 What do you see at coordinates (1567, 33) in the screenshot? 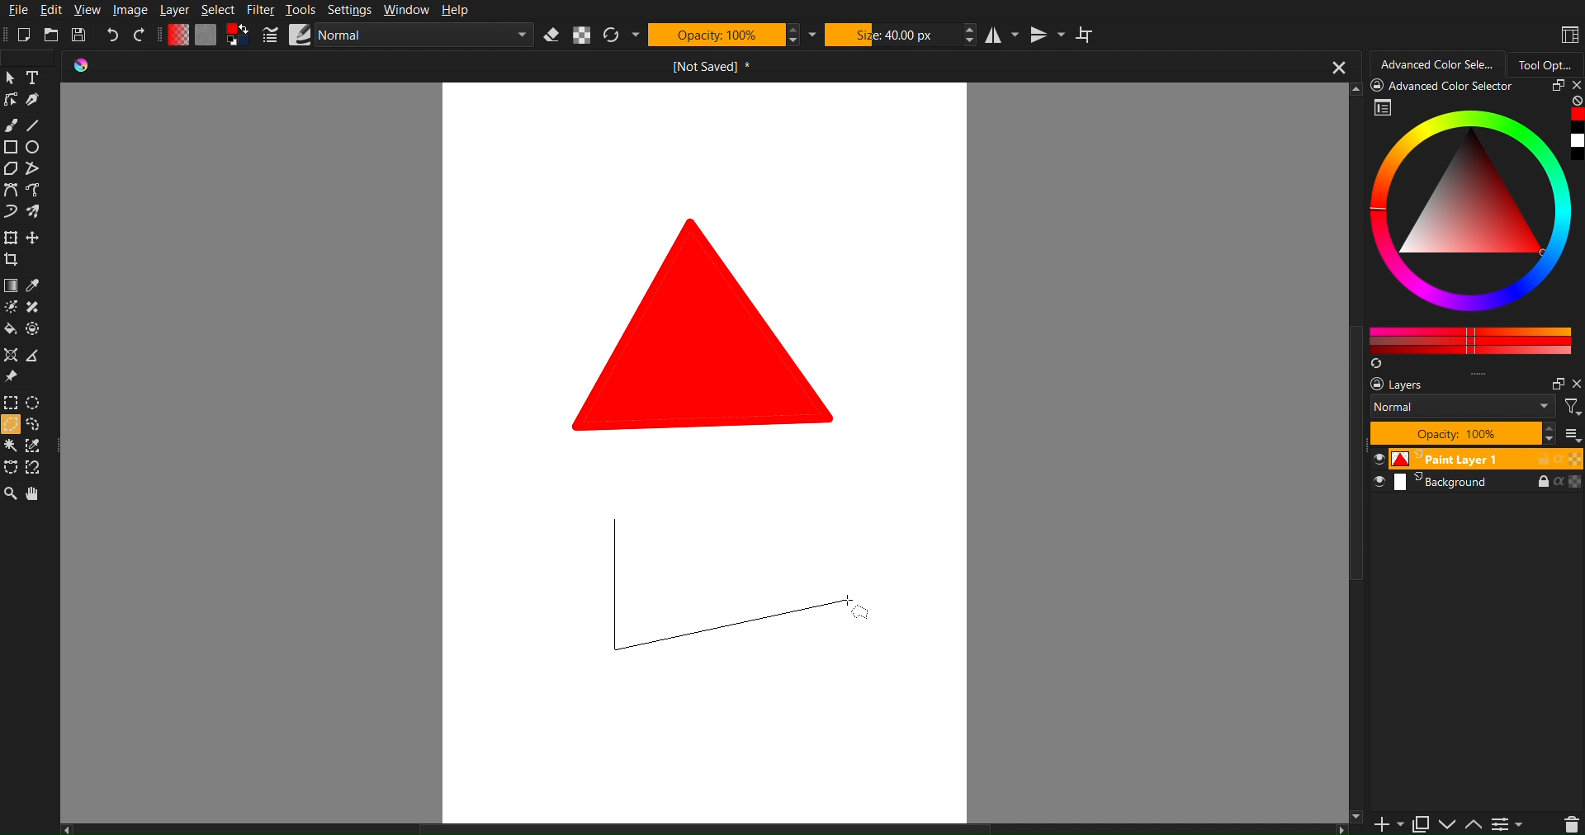
I see `Workspaces` at bounding box center [1567, 33].